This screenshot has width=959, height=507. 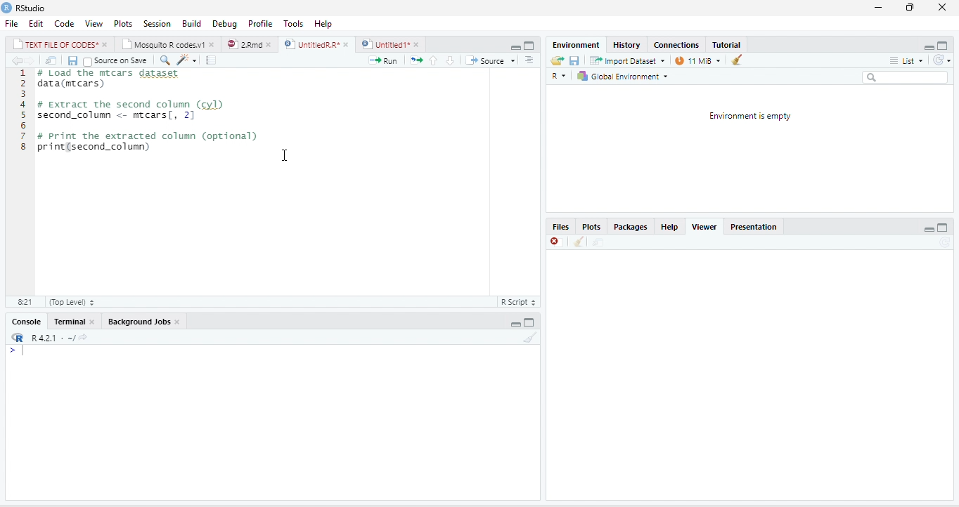 What do you see at coordinates (51, 60) in the screenshot?
I see `move` at bounding box center [51, 60].